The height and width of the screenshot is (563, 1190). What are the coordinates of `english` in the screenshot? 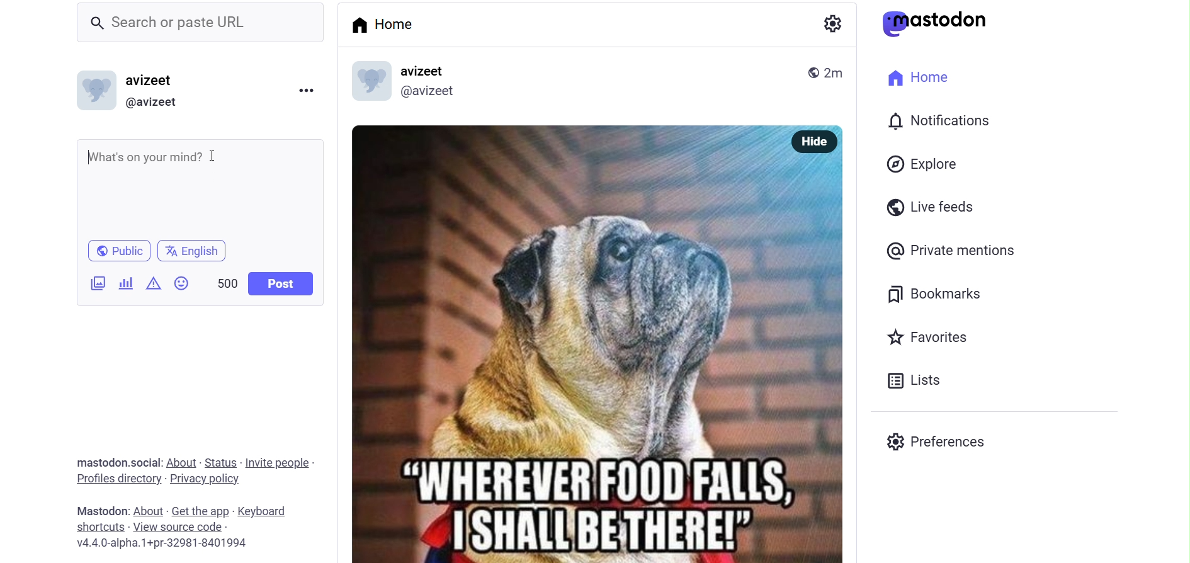 It's located at (197, 251).